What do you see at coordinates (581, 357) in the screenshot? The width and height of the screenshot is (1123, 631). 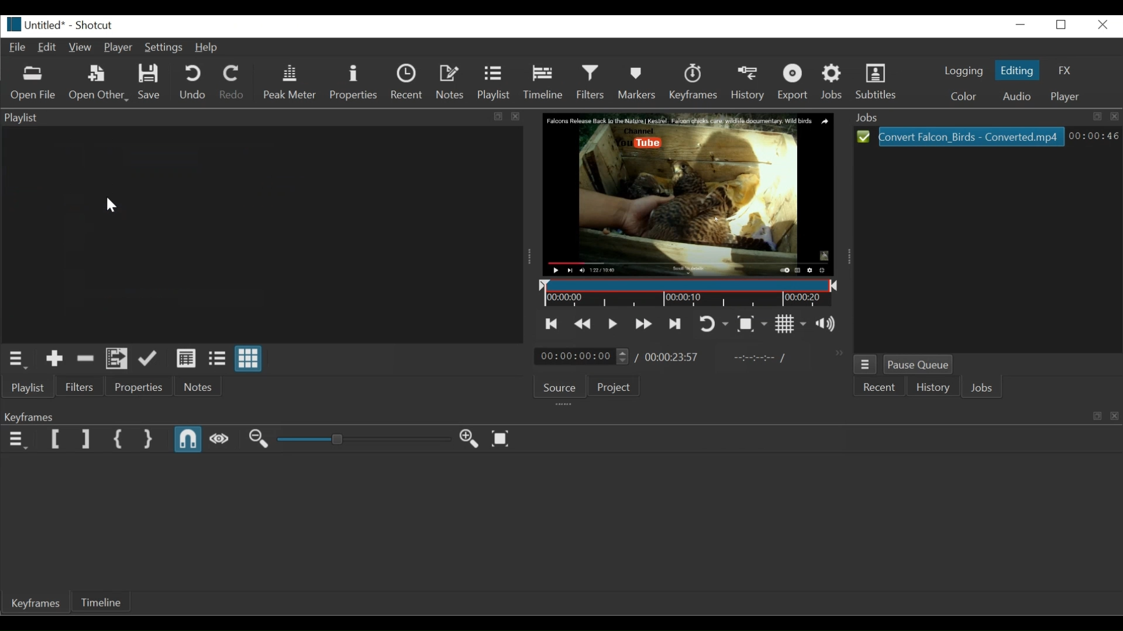 I see `00:00:00:00(Current position)` at bounding box center [581, 357].